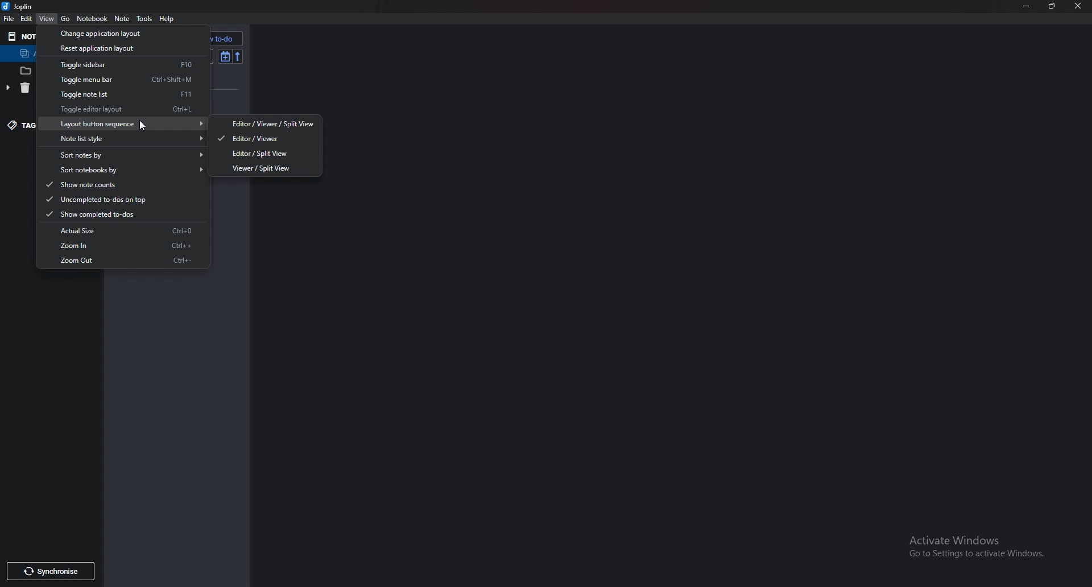 The height and width of the screenshot is (587, 1092). I want to click on go, so click(67, 18).